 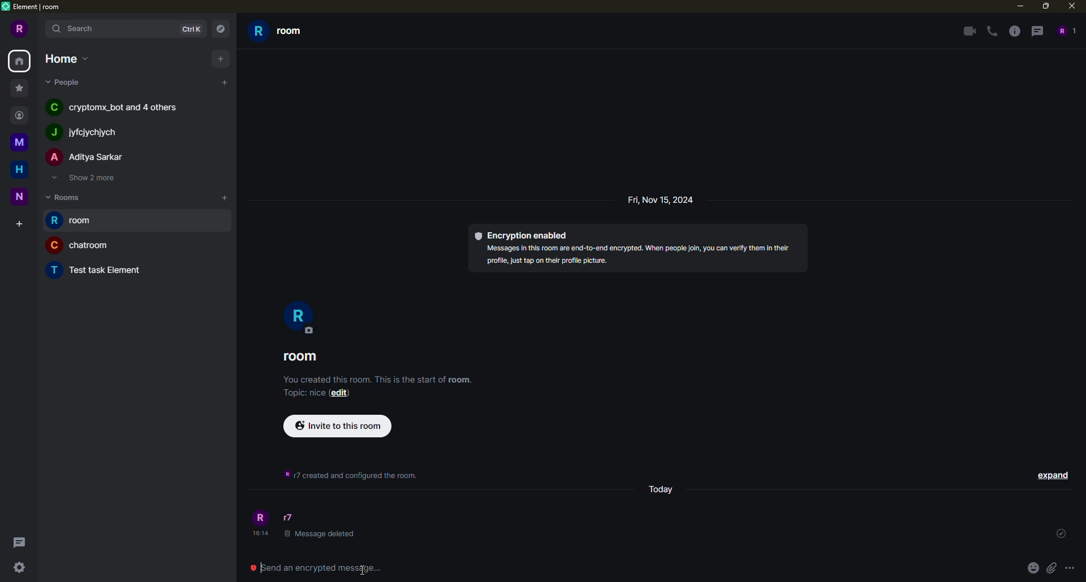 I want to click on Send an encrypted message, so click(x=338, y=567).